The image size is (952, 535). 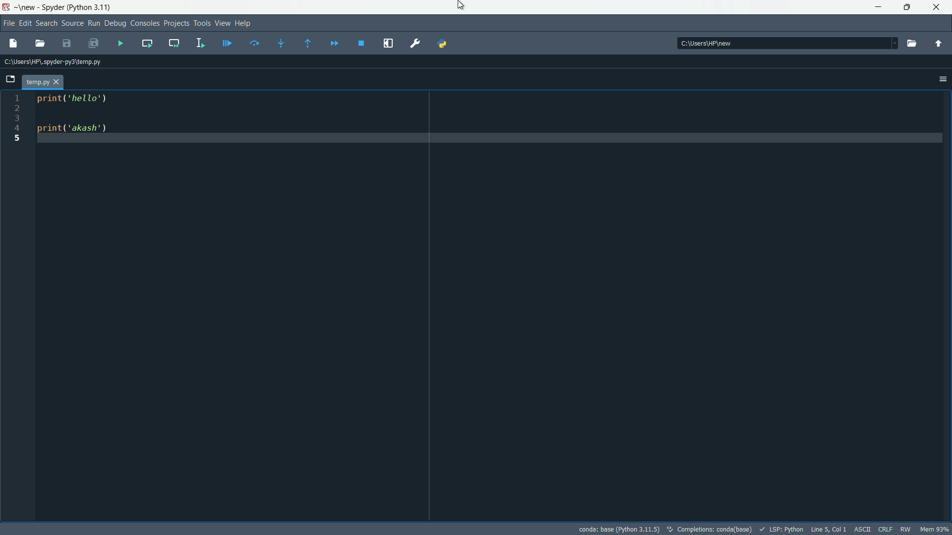 I want to click on app name, so click(x=52, y=7).